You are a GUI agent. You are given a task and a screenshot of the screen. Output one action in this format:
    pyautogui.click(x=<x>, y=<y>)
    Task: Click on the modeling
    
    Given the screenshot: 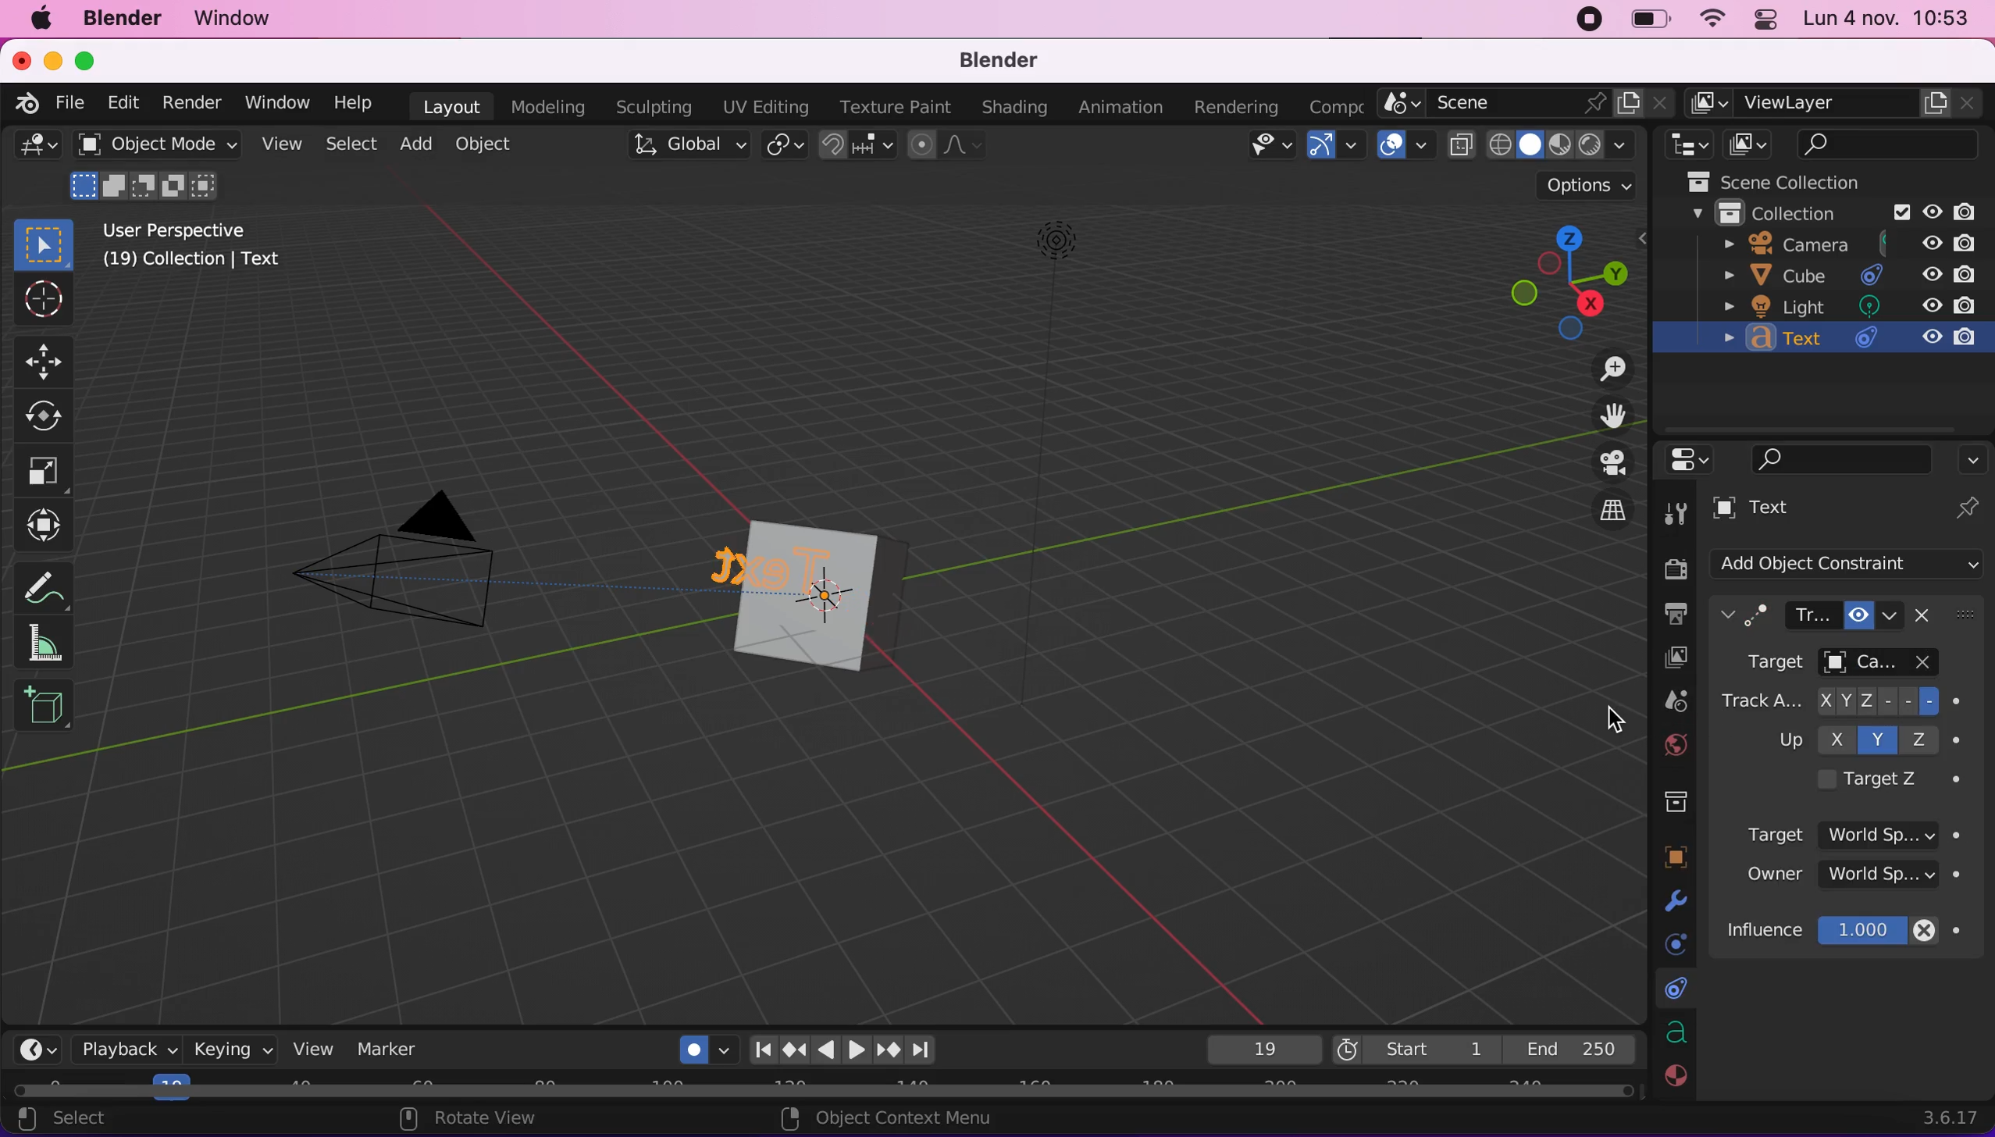 What is the action you would take?
    pyautogui.click(x=555, y=106)
    